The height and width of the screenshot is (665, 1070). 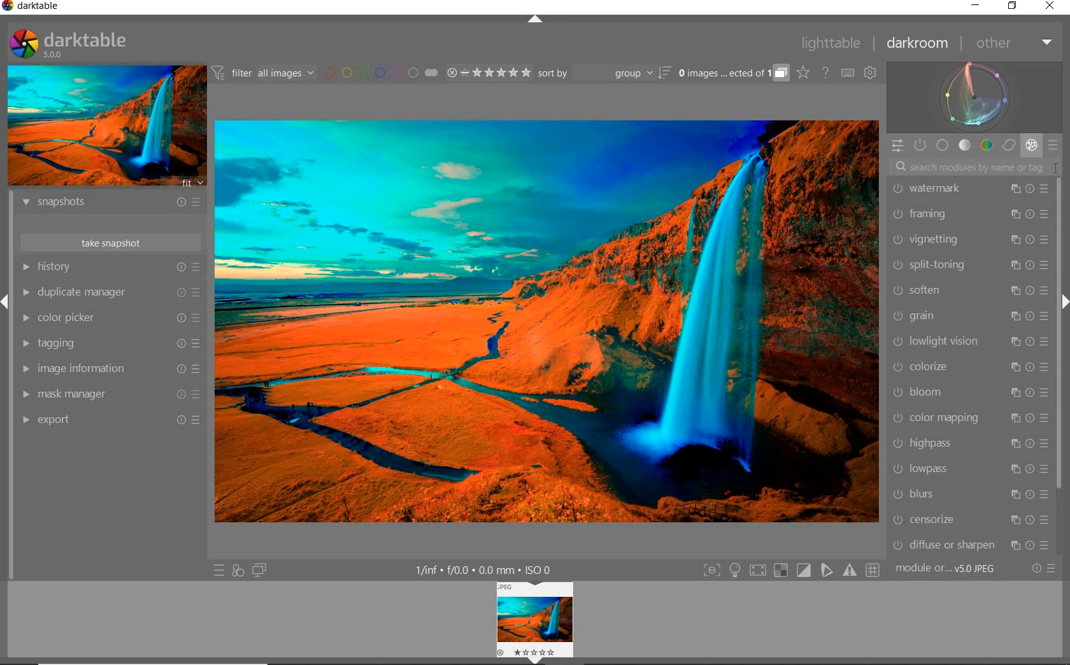 What do you see at coordinates (971, 290) in the screenshot?
I see `soften` at bounding box center [971, 290].